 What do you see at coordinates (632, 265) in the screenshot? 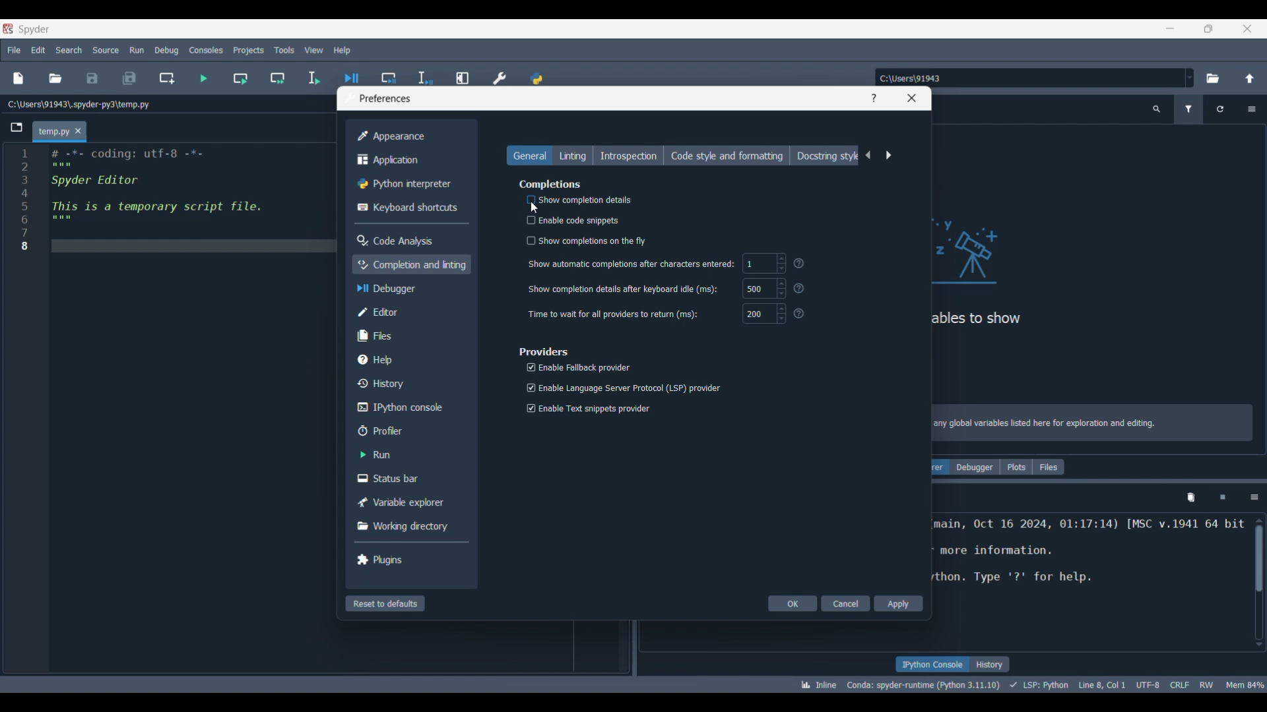
I see `‘Show automatic completions after characters entered` at bounding box center [632, 265].